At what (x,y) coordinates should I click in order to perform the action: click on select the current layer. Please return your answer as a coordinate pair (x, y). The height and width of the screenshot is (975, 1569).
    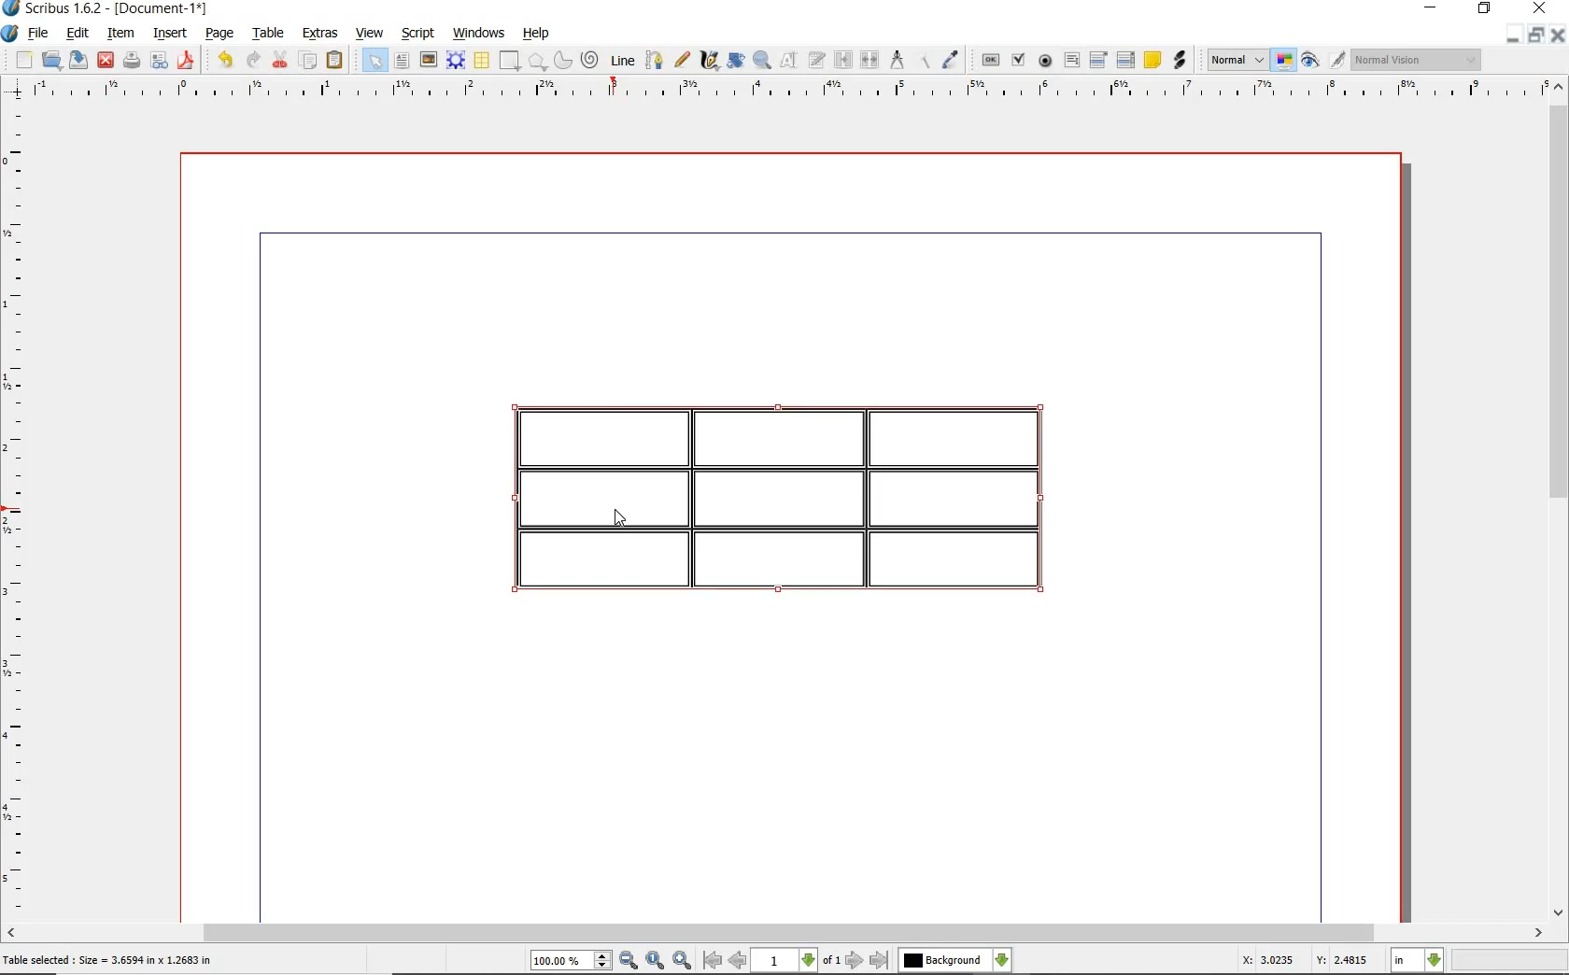
    Looking at the image, I should click on (956, 958).